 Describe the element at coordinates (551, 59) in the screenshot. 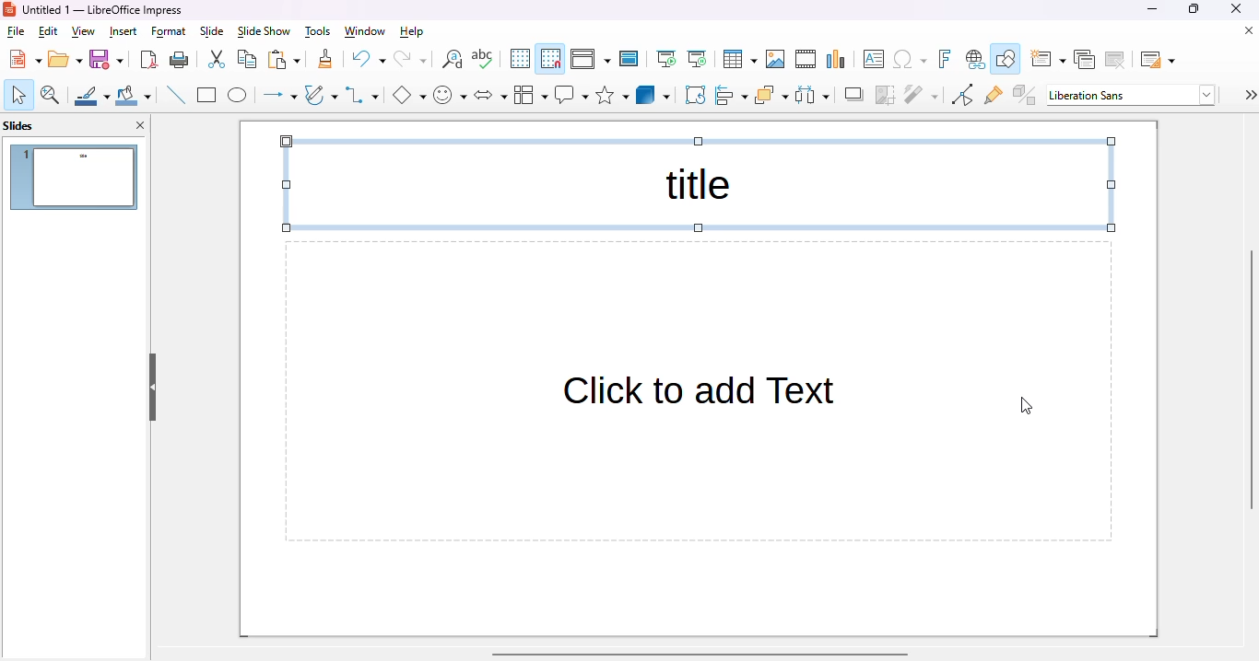

I see `snap to grid` at that location.